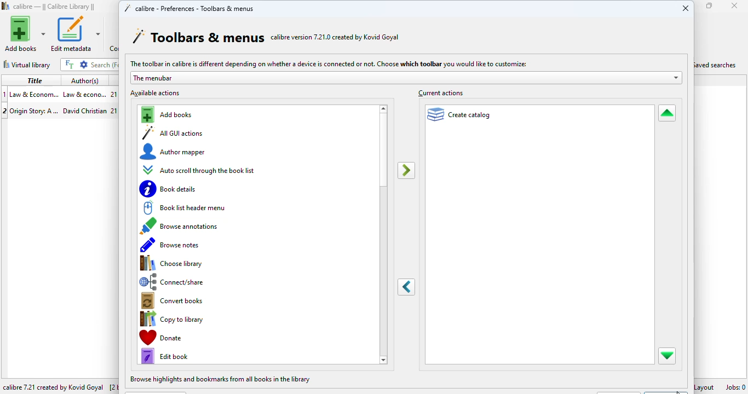 The width and height of the screenshot is (748, 394). I want to click on calibre version 7.21.0 created by Kovid Goyal, so click(335, 37).